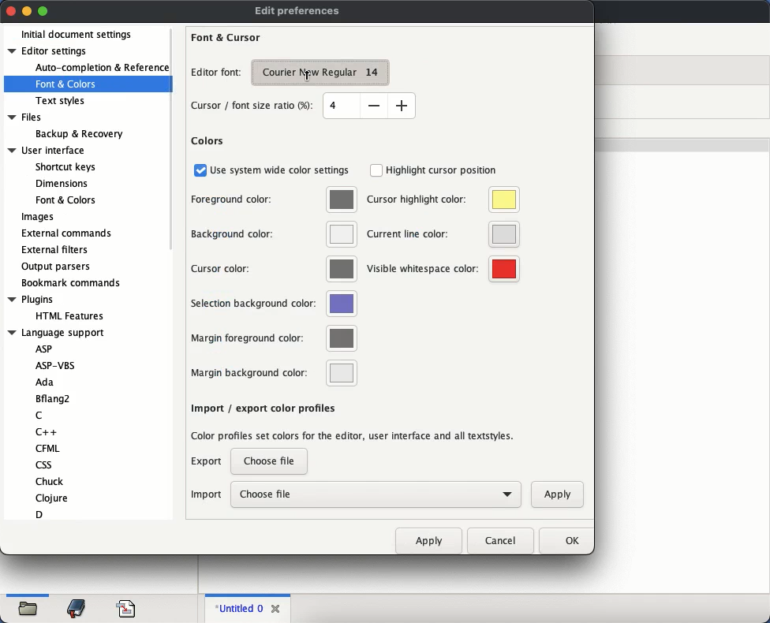 This screenshot has height=623, width=770. I want to click on images, so click(38, 218).